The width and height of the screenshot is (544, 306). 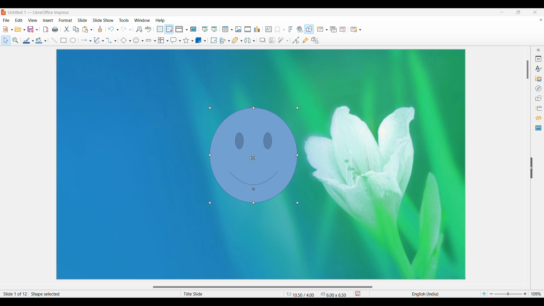 I want to click on Ellipse, so click(x=73, y=40).